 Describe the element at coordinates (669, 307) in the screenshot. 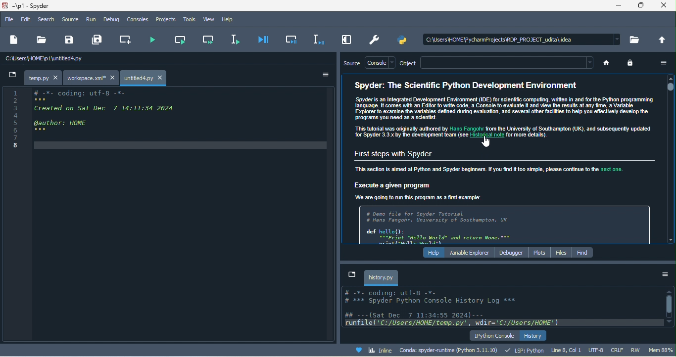

I see `vertical scroll bar` at that location.